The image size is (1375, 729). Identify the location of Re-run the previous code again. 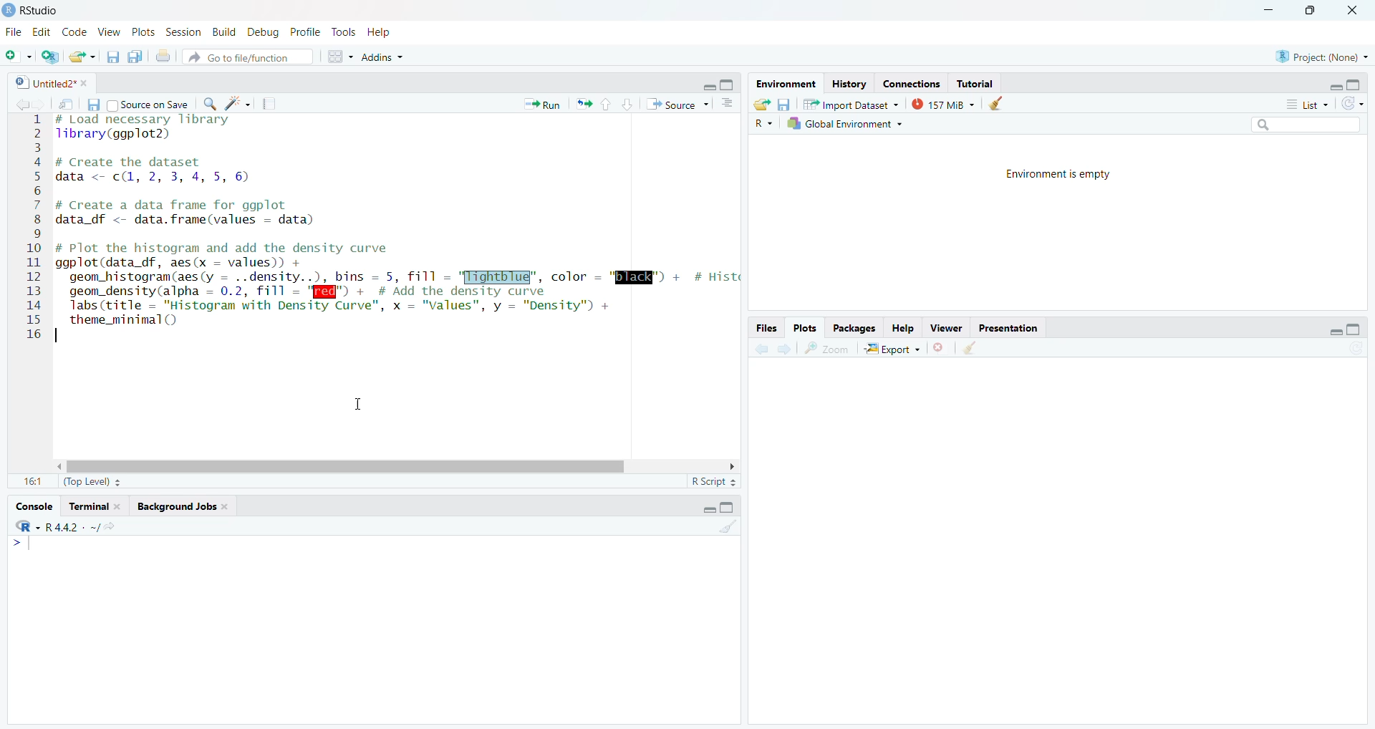
(584, 105).